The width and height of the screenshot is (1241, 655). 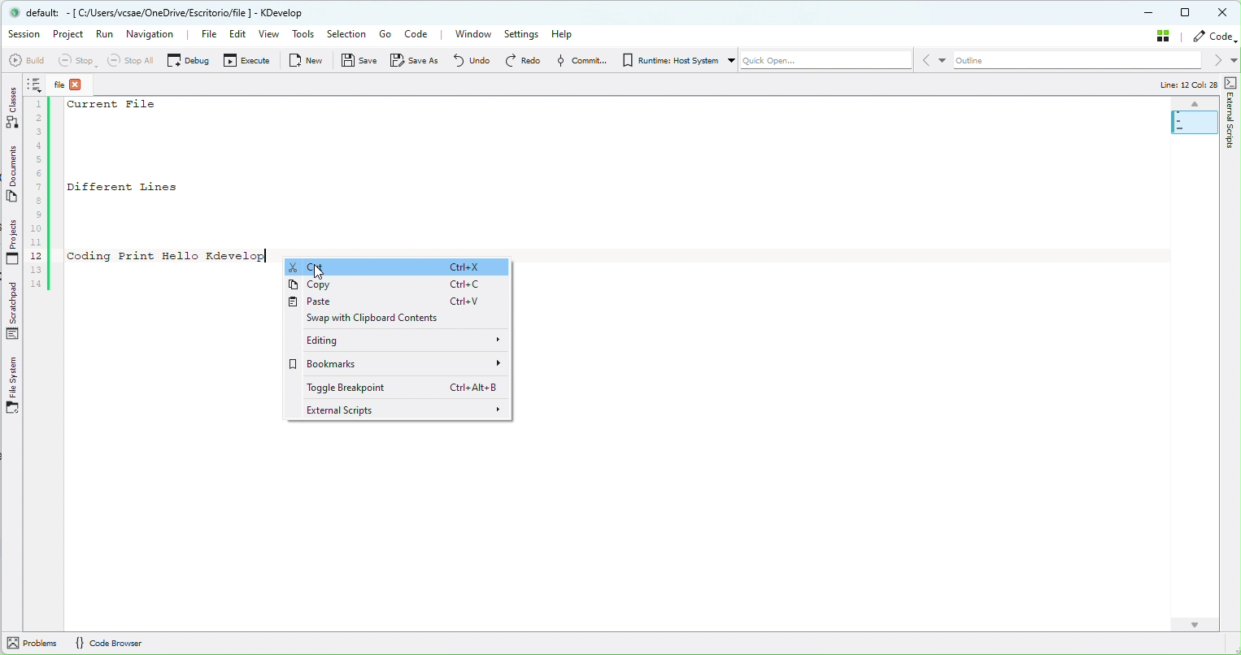 What do you see at coordinates (400, 264) in the screenshot?
I see `Cut` at bounding box center [400, 264].